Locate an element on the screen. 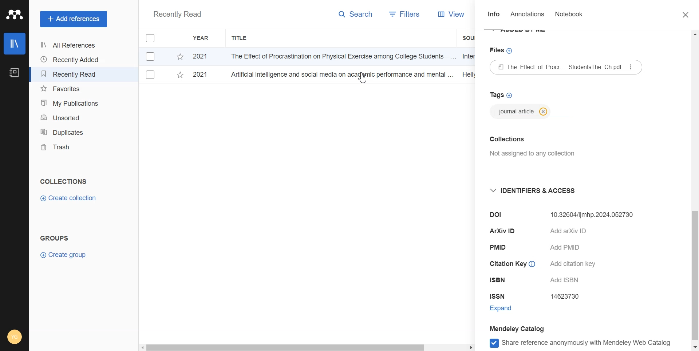  Search is located at coordinates (356, 16).